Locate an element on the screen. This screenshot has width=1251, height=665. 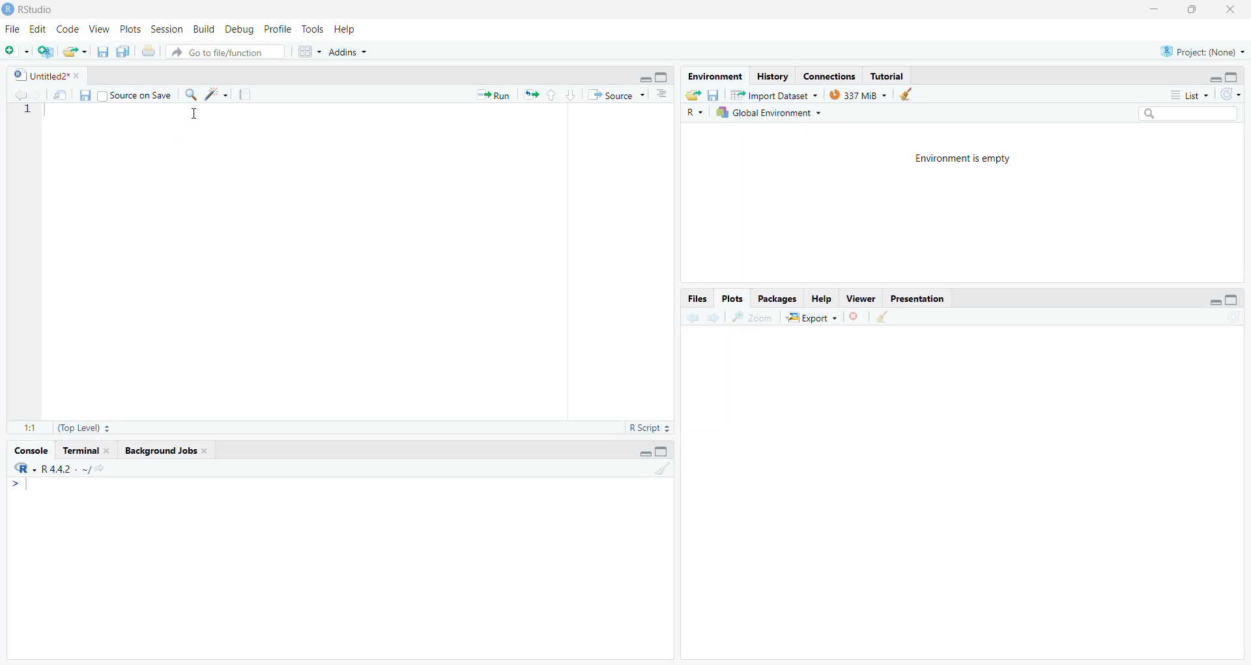
search bar is located at coordinates (1195, 115).